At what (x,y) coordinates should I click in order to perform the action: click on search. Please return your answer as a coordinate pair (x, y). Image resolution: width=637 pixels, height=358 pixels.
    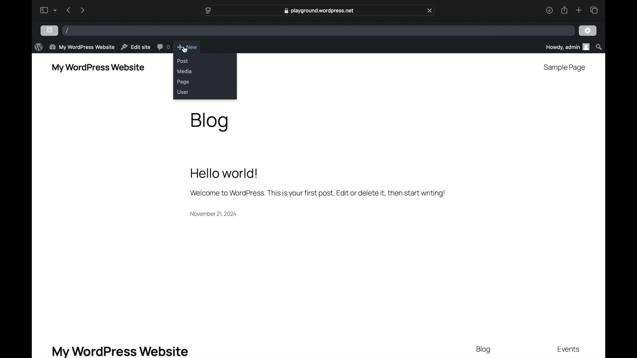
    Looking at the image, I should click on (599, 47).